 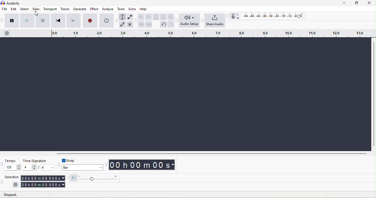 I want to click on selection toolbar, so click(x=2, y=183).